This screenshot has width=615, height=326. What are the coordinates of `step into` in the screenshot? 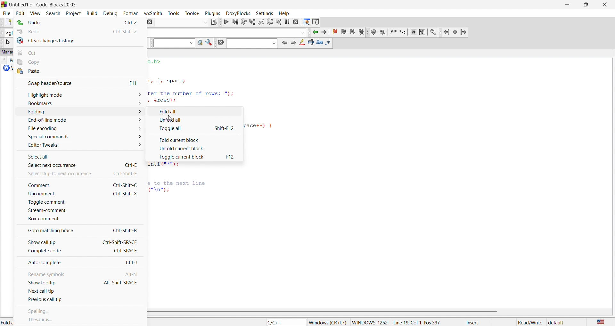 It's located at (252, 22).